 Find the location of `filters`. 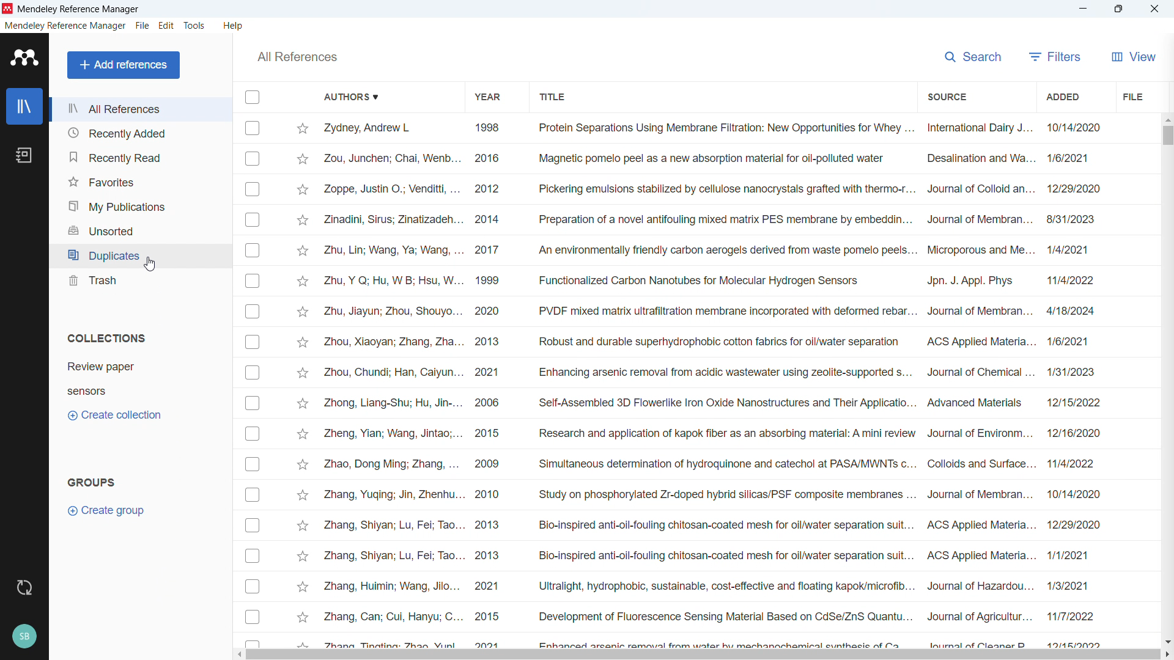

filters is located at coordinates (1053, 57).